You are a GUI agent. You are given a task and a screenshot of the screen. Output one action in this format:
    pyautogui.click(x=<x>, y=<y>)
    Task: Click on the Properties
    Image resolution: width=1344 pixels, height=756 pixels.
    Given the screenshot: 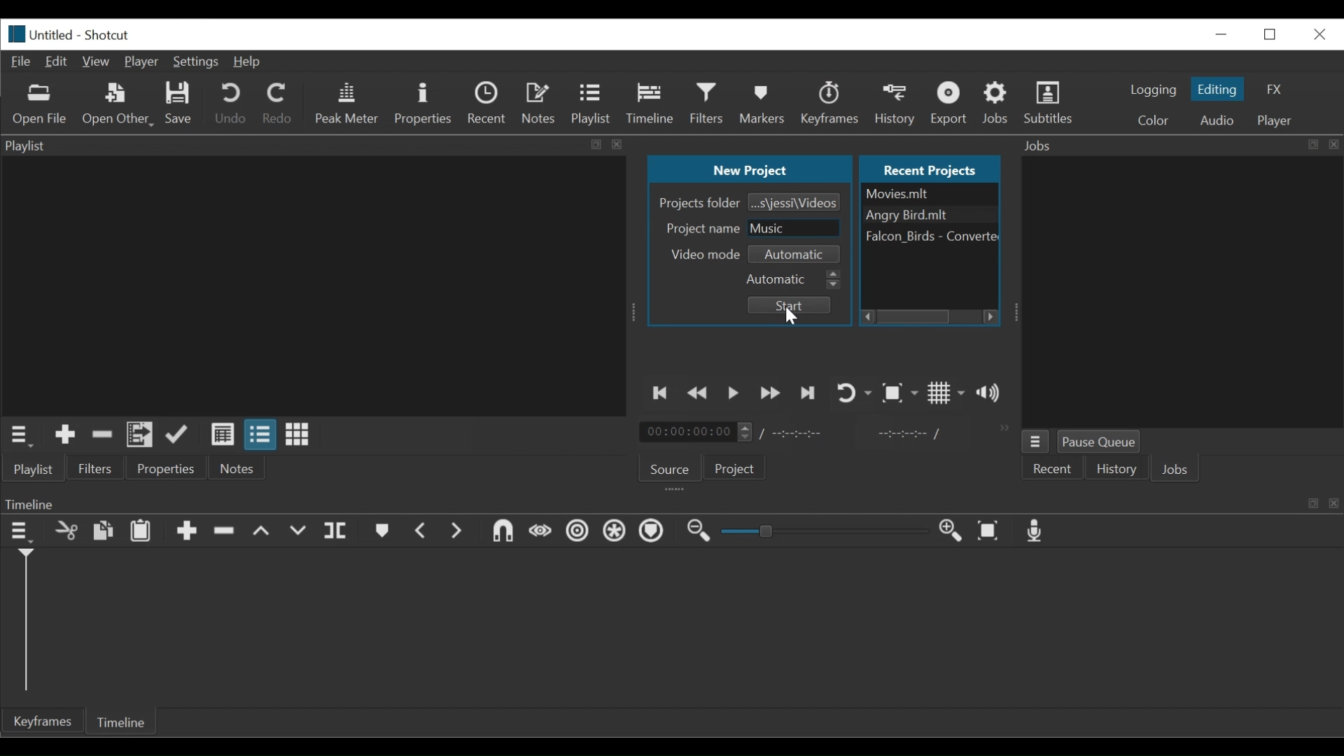 What is the action you would take?
    pyautogui.click(x=167, y=468)
    